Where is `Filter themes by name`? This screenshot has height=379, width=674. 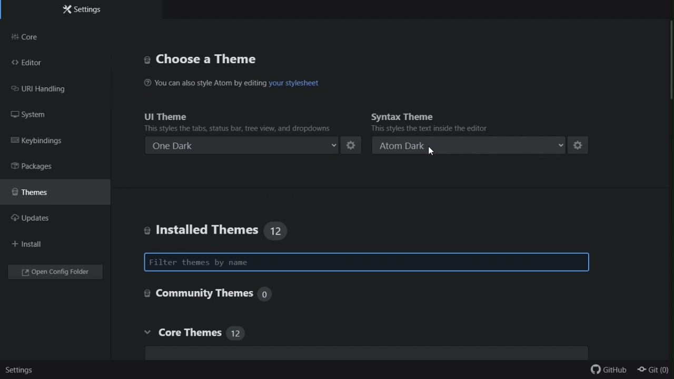 Filter themes by name is located at coordinates (366, 261).